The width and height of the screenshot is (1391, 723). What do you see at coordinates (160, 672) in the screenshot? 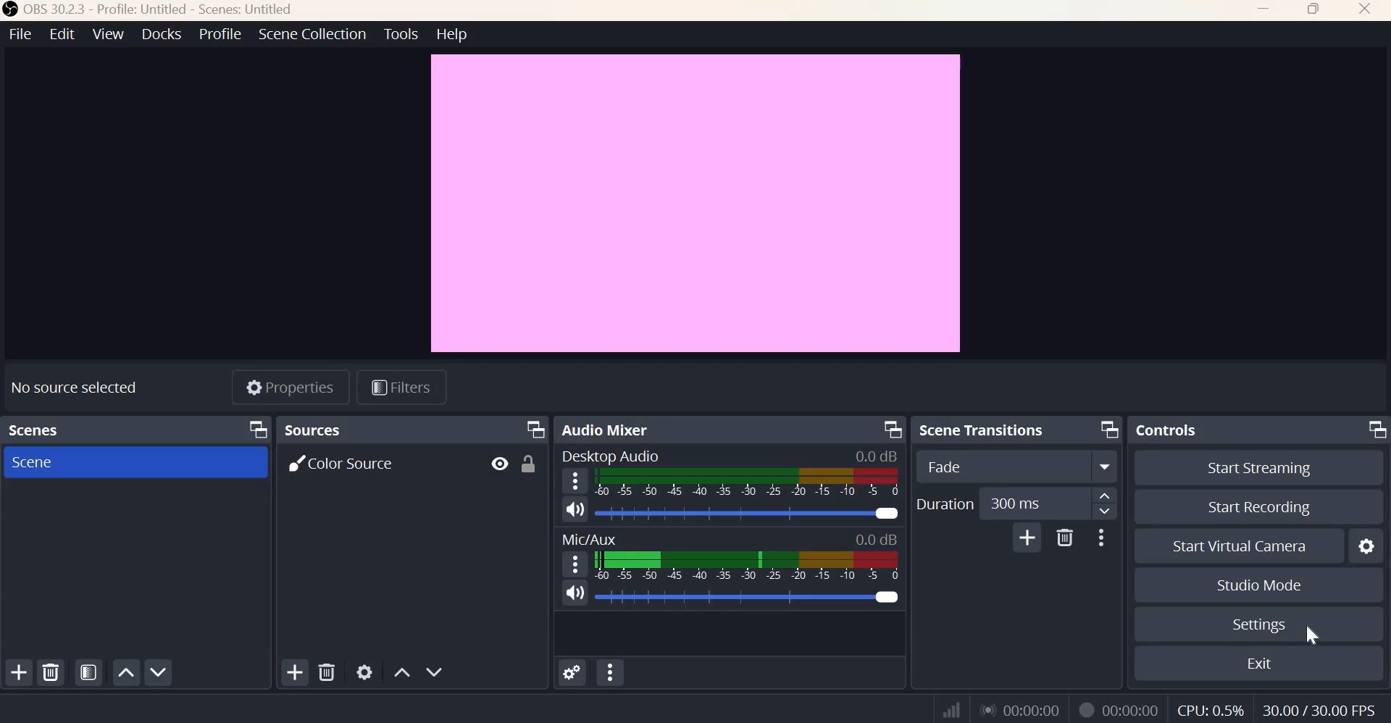
I see `Move scene down` at bounding box center [160, 672].